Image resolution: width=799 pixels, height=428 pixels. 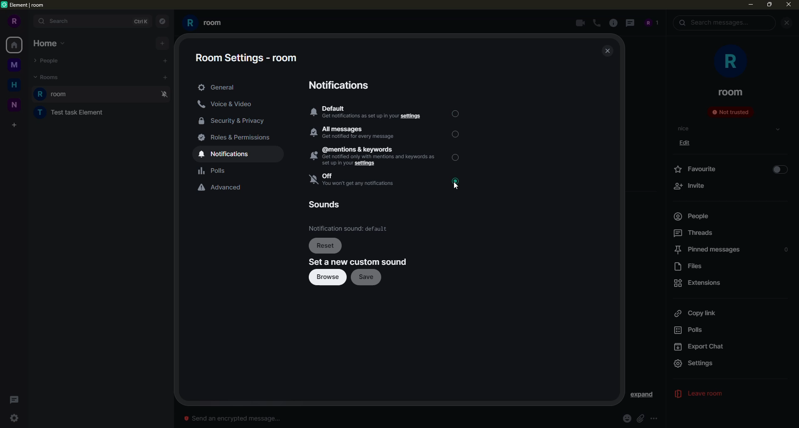 What do you see at coordinates (15, 105) in the screenshot?
I see `N` at bounding box center [15, 105].